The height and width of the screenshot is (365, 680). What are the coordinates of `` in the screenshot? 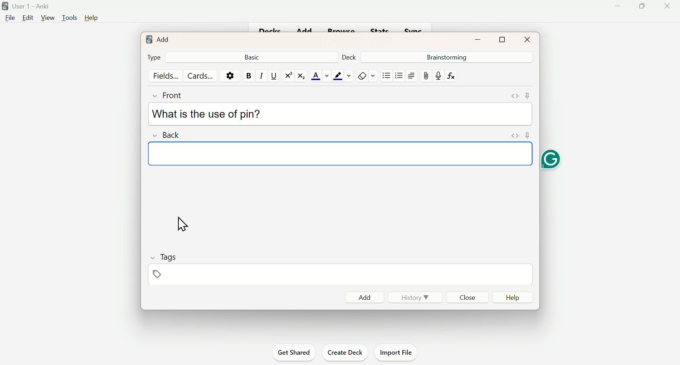 It's located at (68, 16).